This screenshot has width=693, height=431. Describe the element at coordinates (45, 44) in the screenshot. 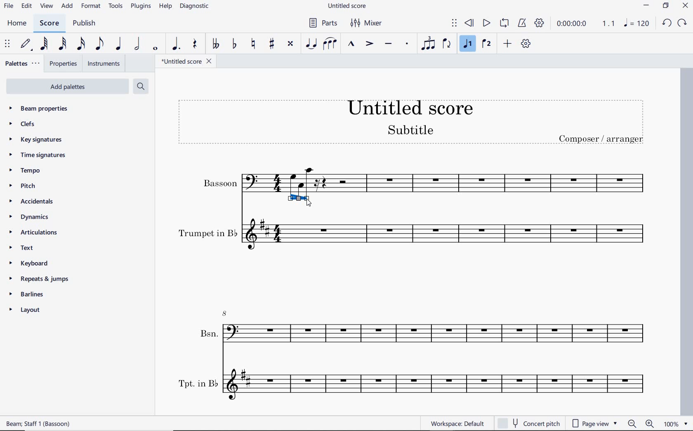

I see `64th note` at that location.